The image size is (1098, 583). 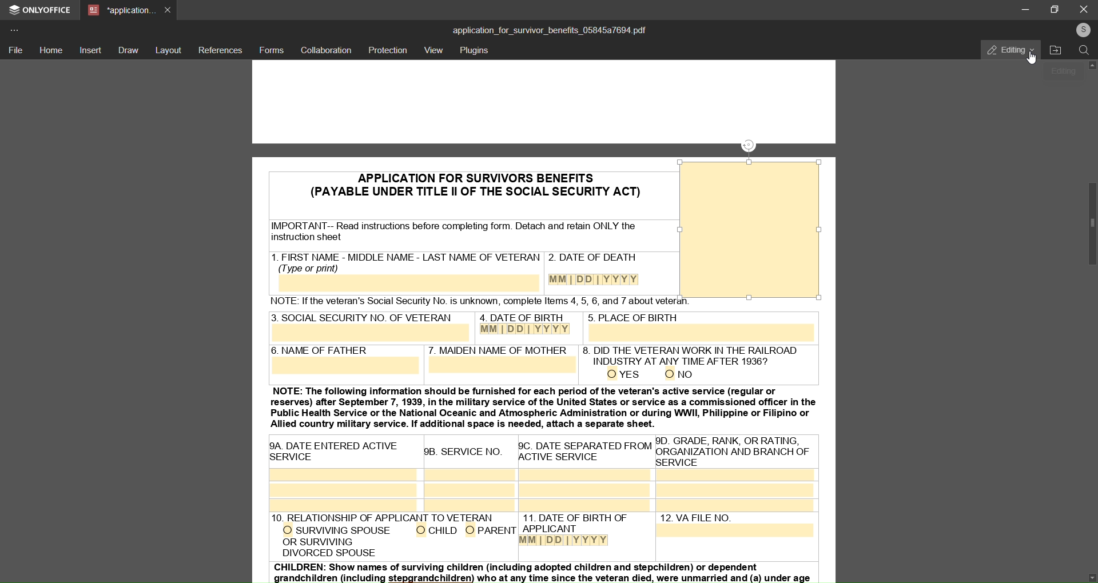 What do you see at coordinates (1057, 9) in the screenshot?
I see `maximize` at bounding box center [1057, 9].